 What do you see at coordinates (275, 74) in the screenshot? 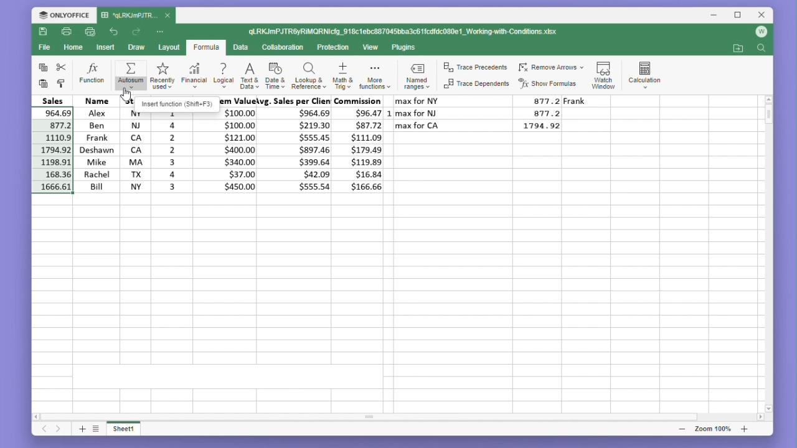
I see `Date and time` at bounding box center [275, 74].